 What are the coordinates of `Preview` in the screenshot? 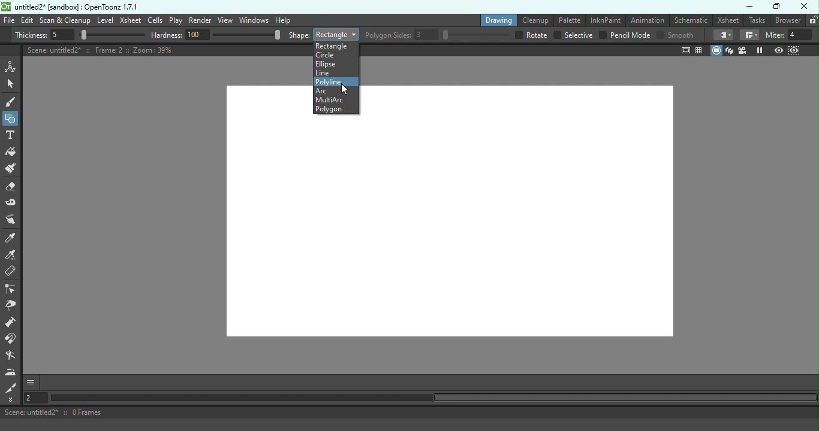 It's located at (779, 49).